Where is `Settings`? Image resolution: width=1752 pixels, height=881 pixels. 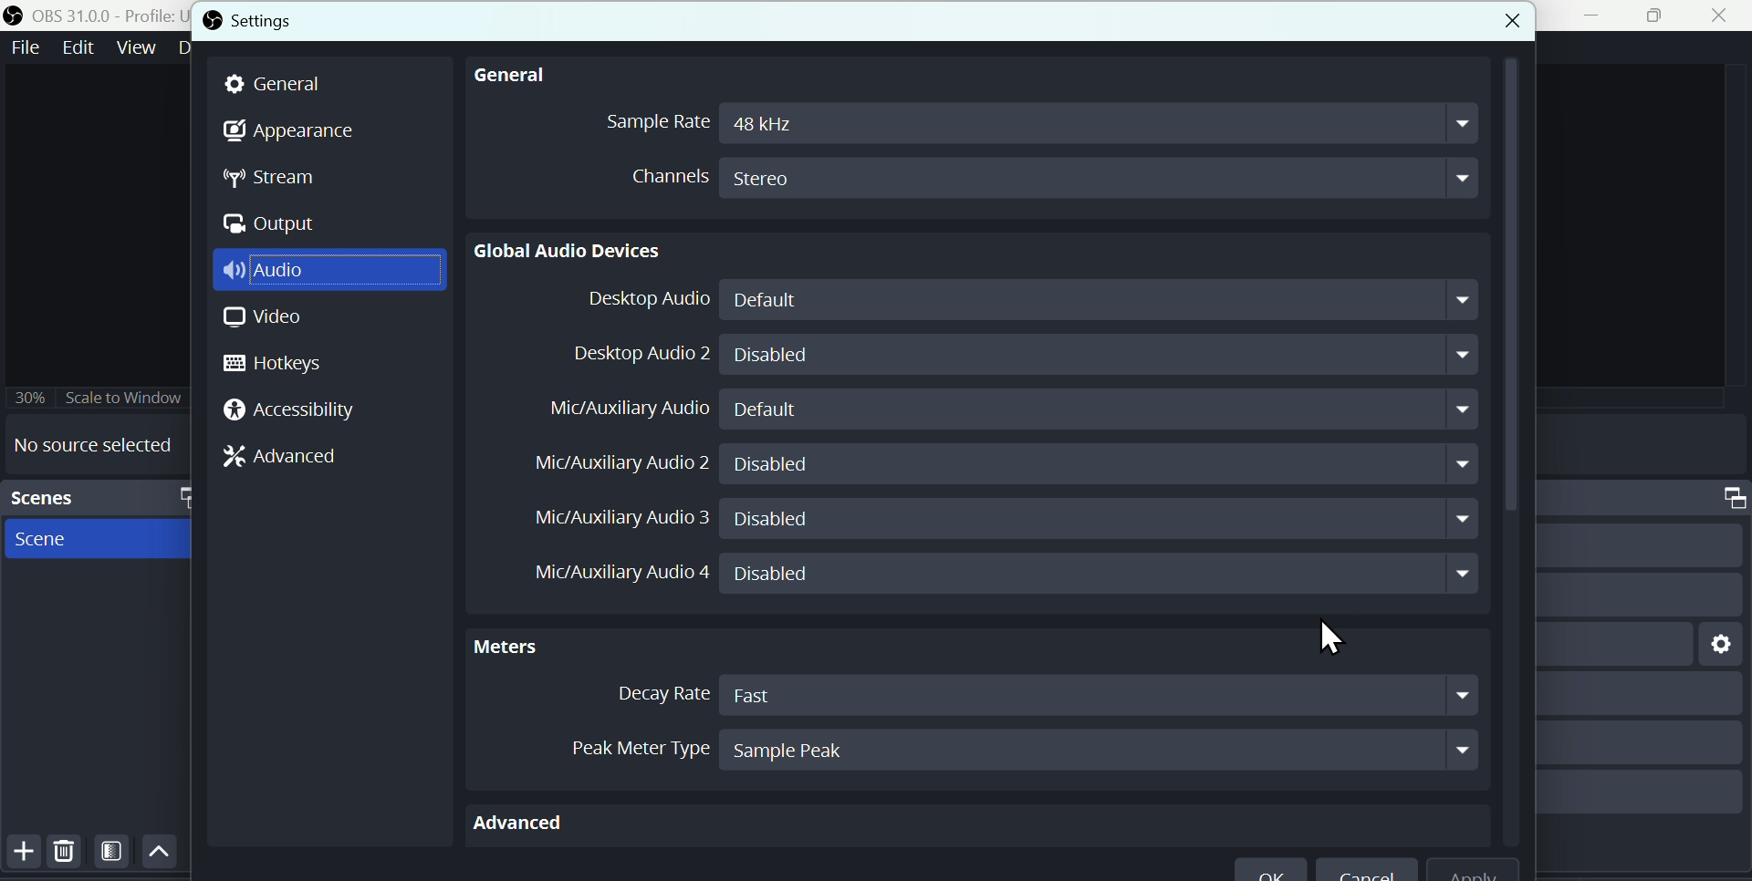
Settings is located at coordinates (294, 20).